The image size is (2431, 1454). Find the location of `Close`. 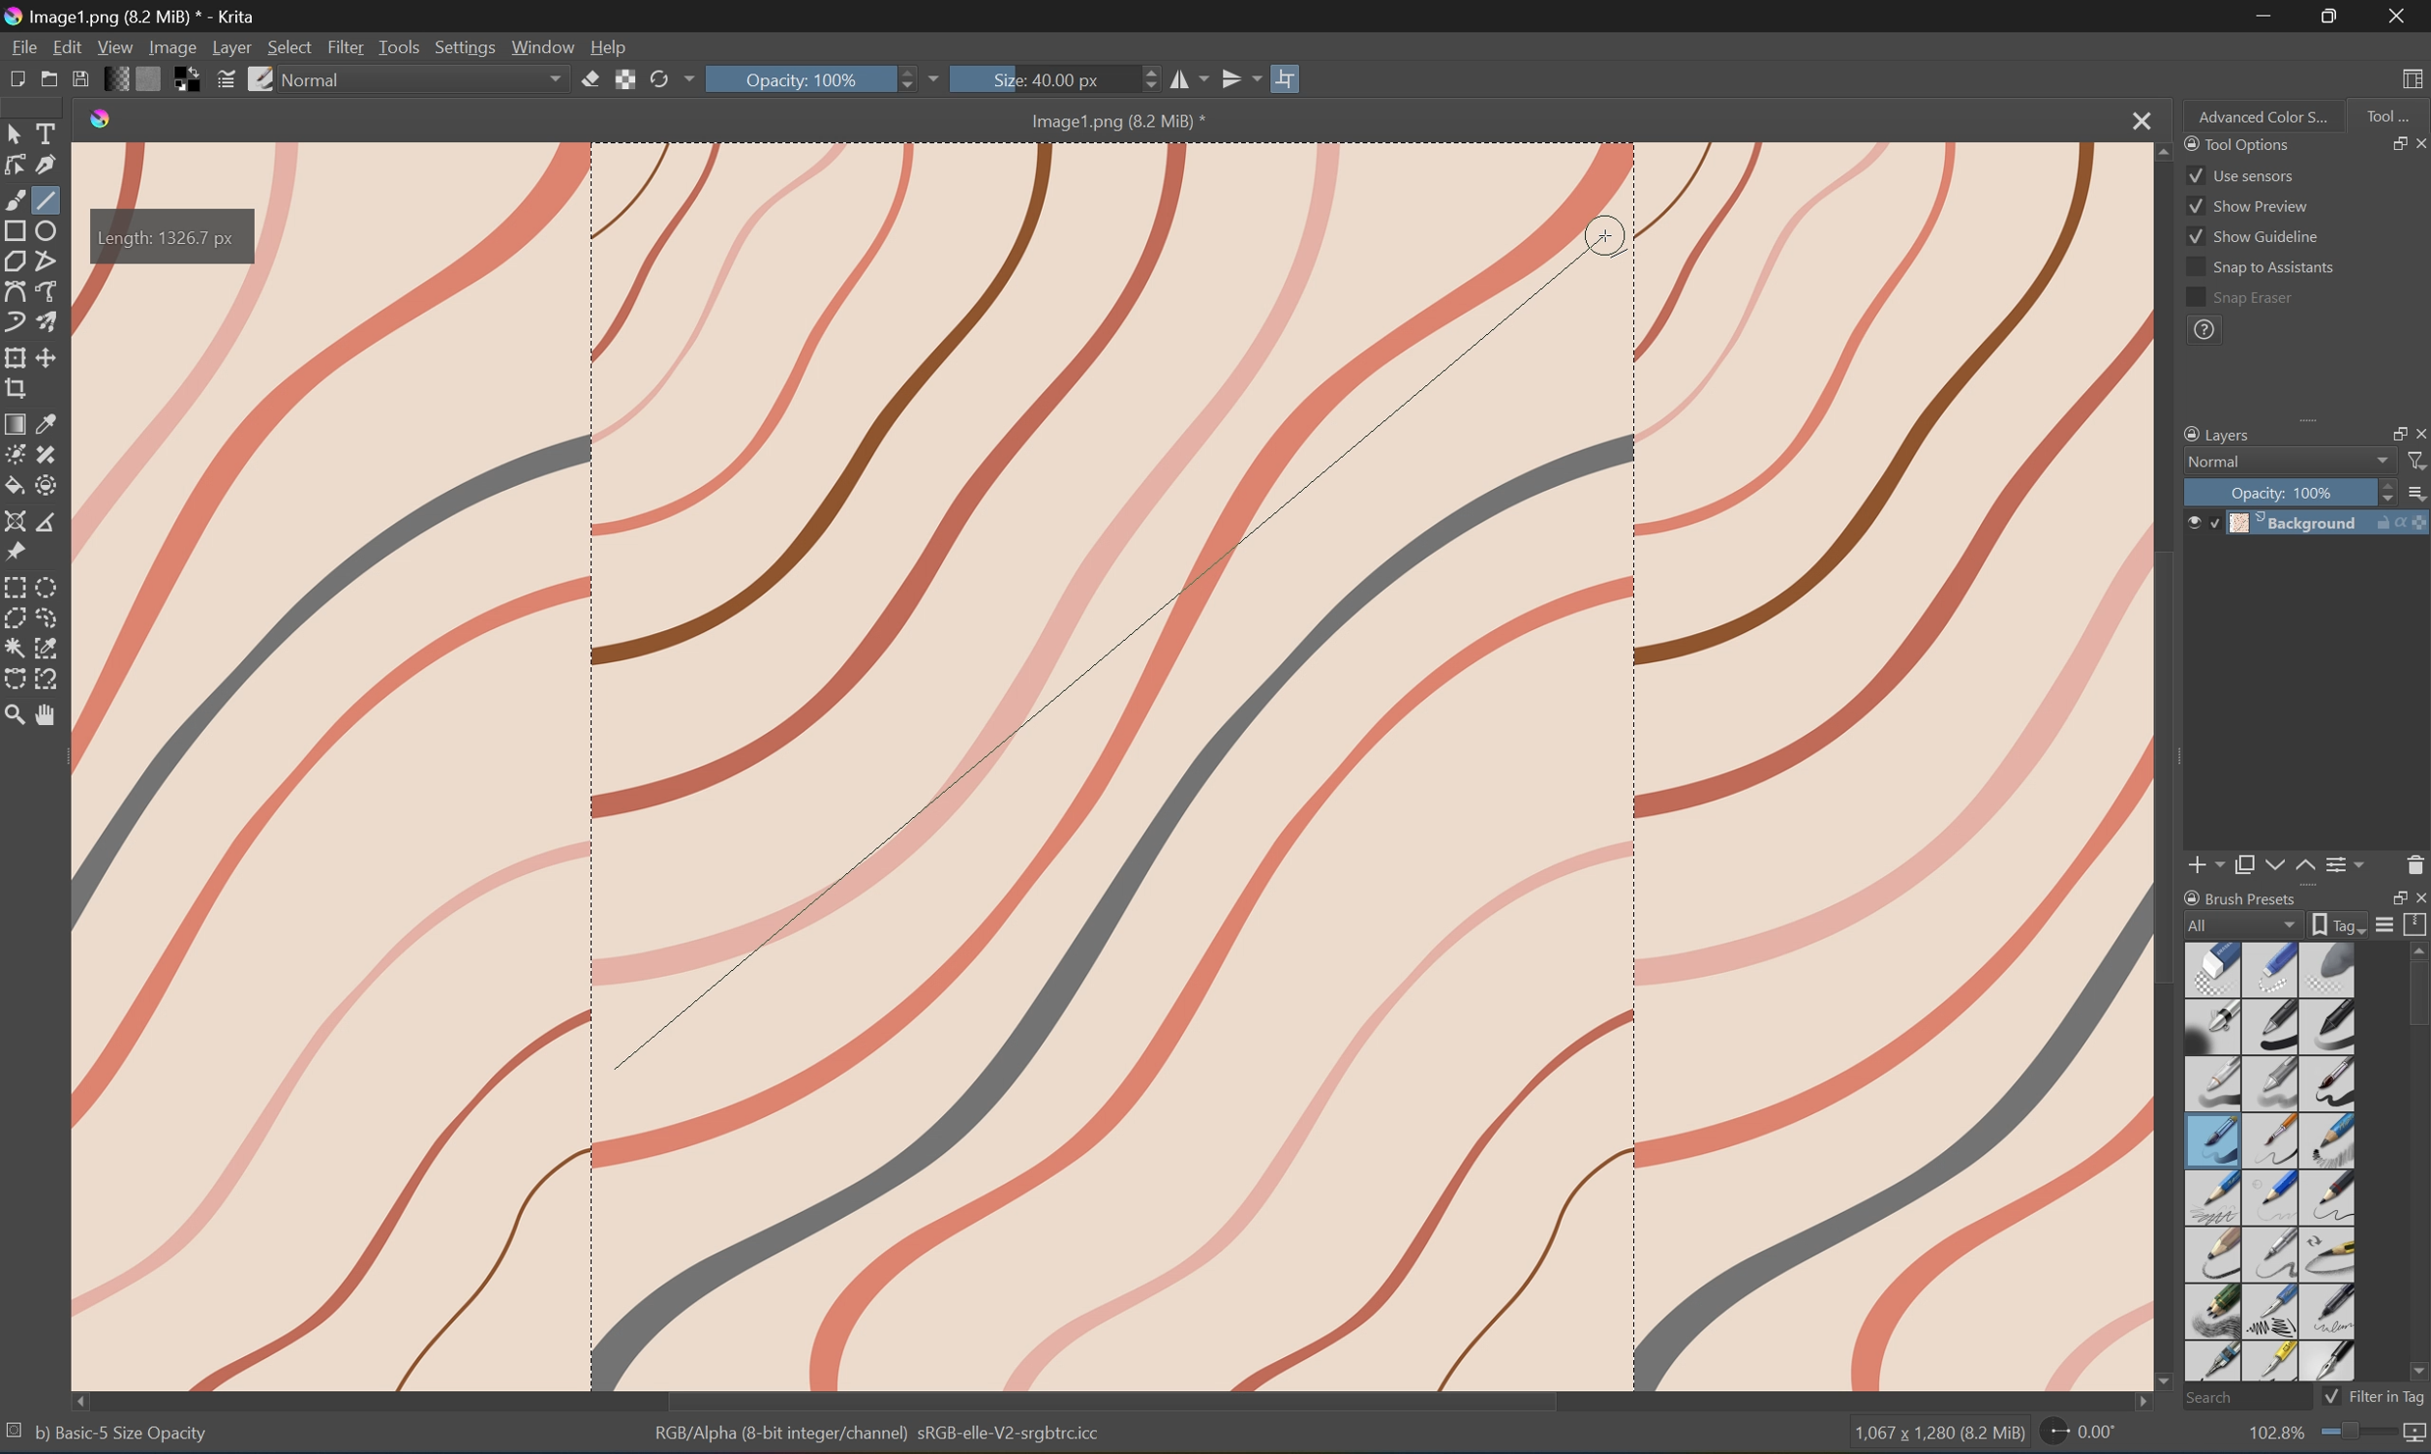

Close is located at coordinates (2136, 121).